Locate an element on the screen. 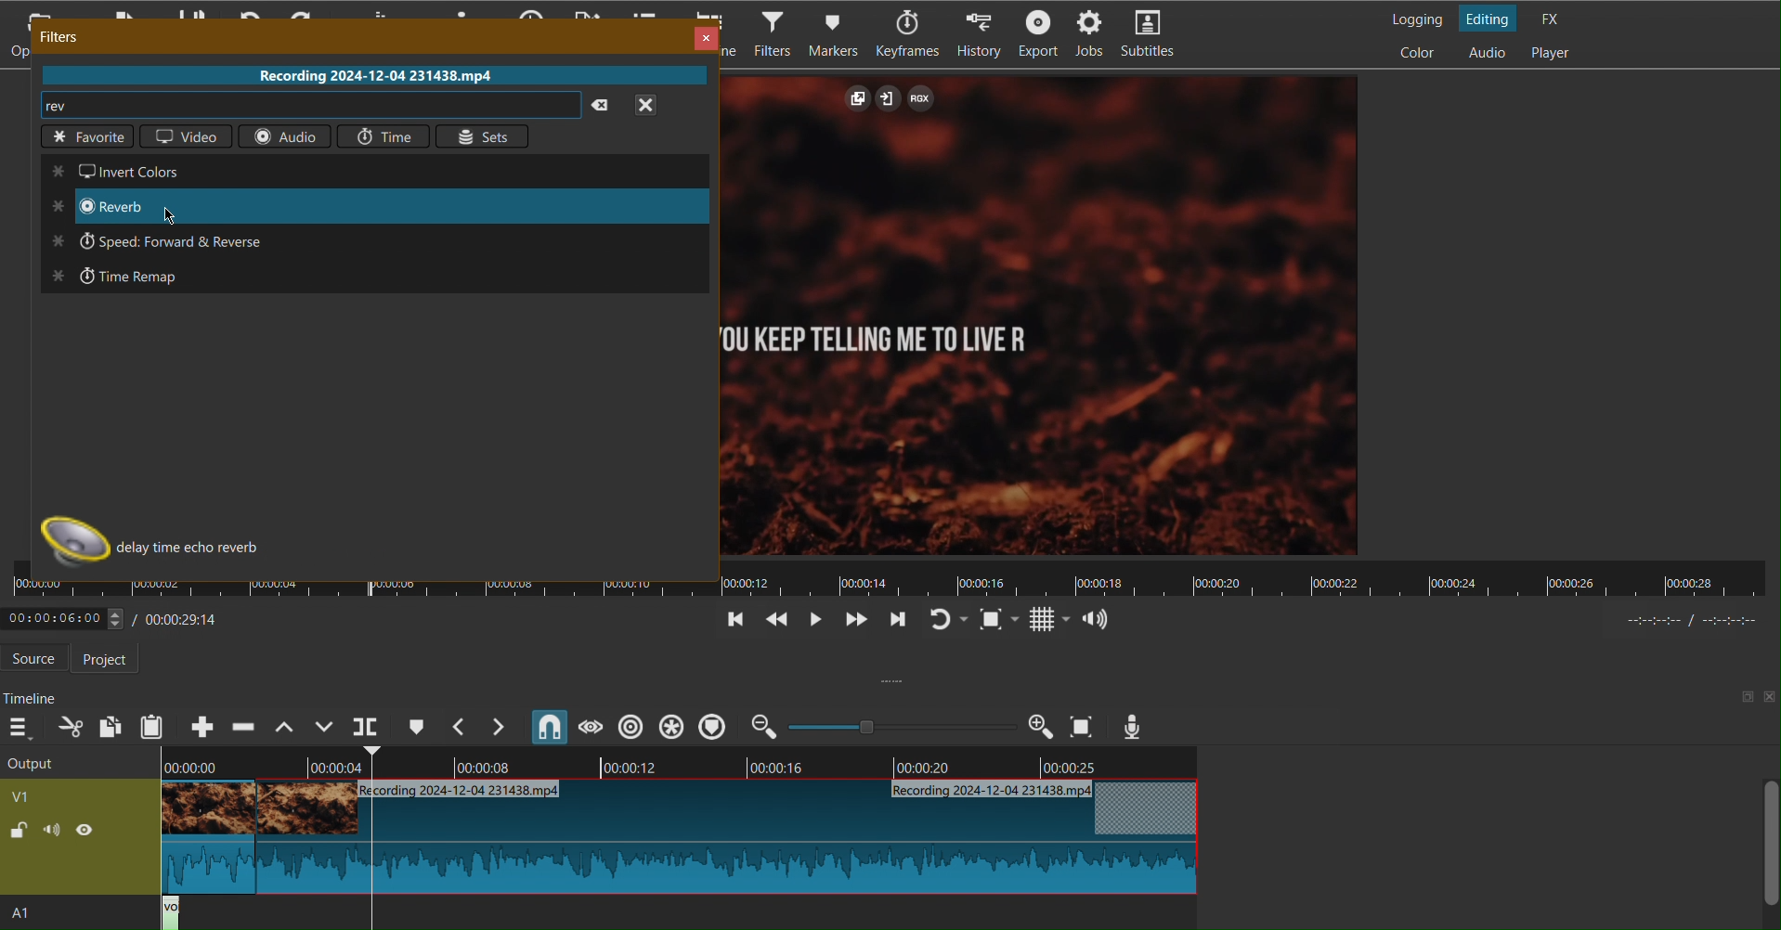 This screenshot has height=930, width=1781. Filters is located at coordinates (60, 35).